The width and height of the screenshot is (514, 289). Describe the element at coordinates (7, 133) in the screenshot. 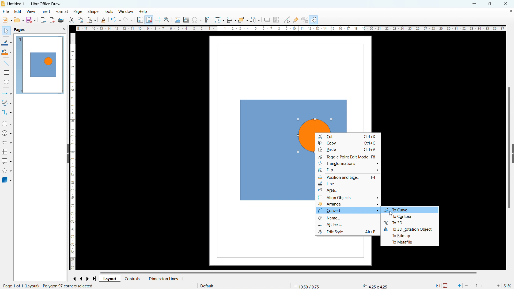

I see `symbol shapes` at that location.